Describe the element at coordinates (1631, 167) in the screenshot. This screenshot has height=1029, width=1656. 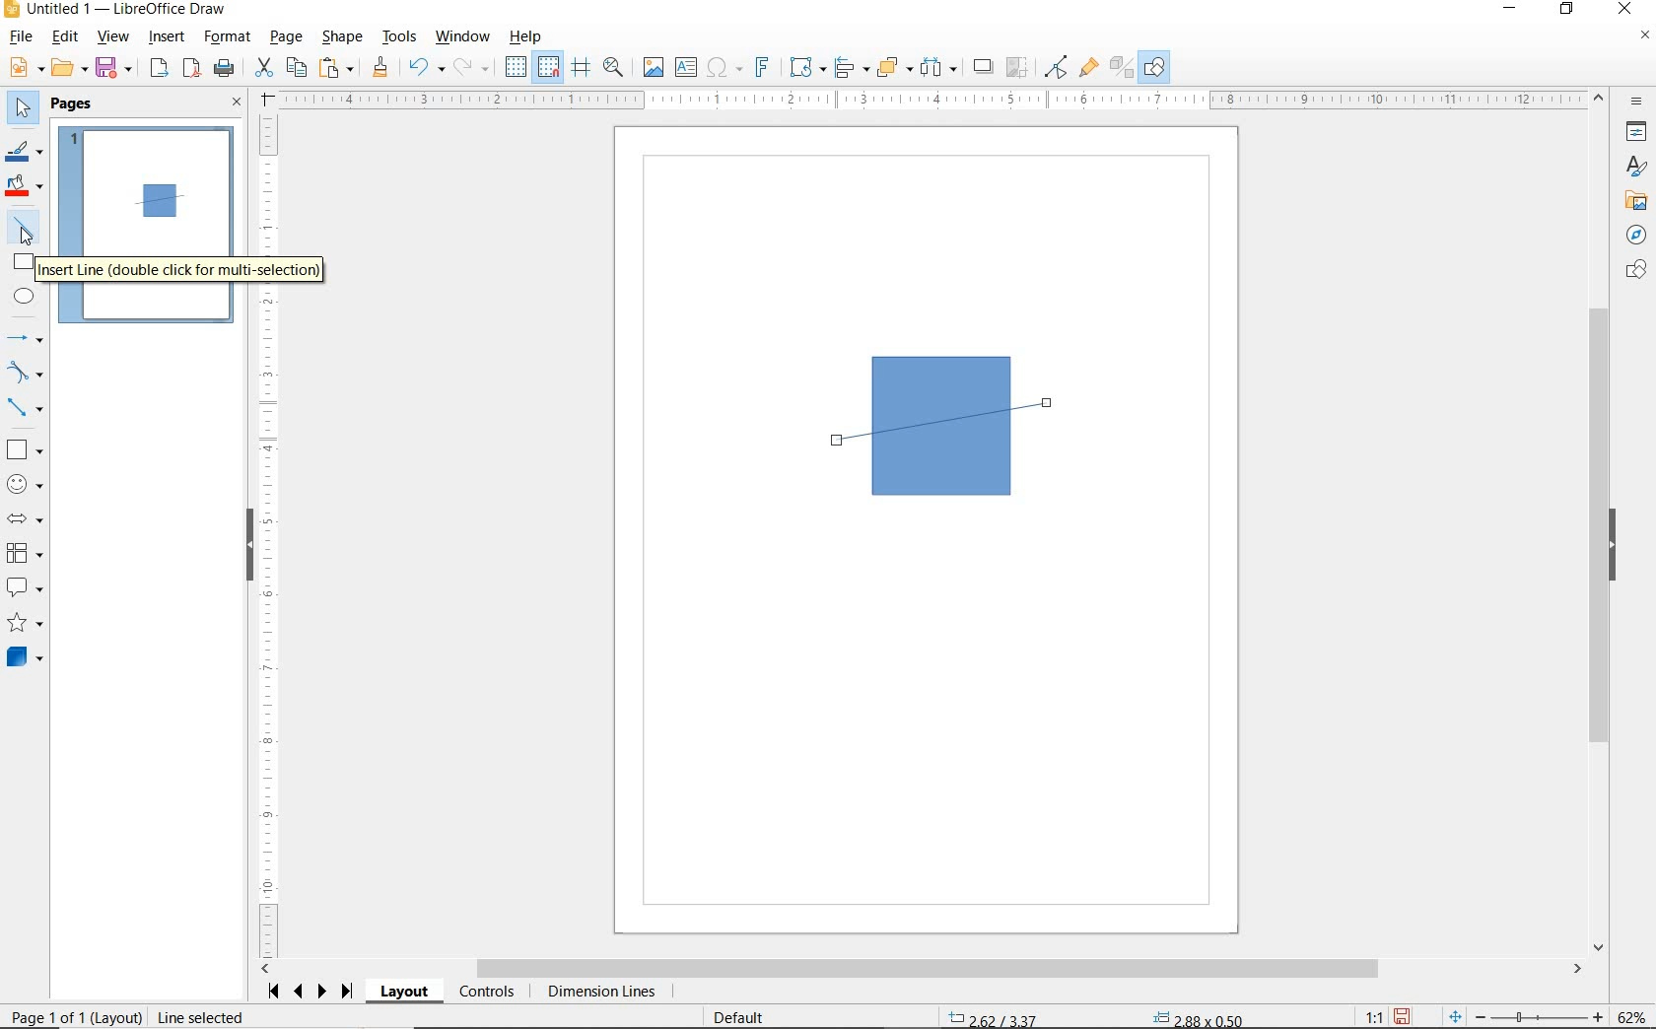
I see `STYLES` at that location.